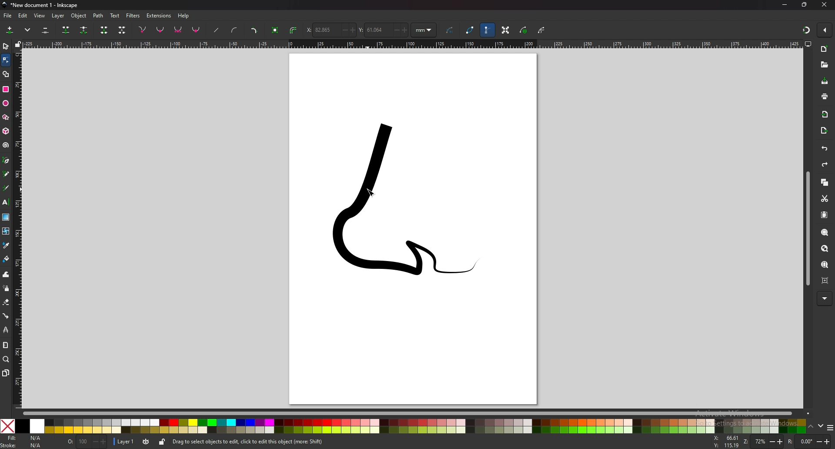 This screenshot has width=835, height=449. What do you see at coordinates (451, 30) in the screenshot?
I see `next path effect parameter` at bounding box center [451, 30].